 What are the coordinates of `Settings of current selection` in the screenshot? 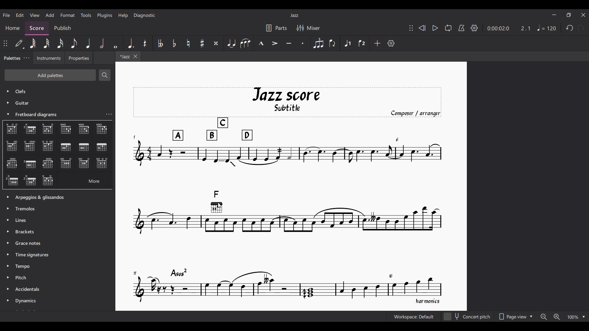 It's located at (109, 114).